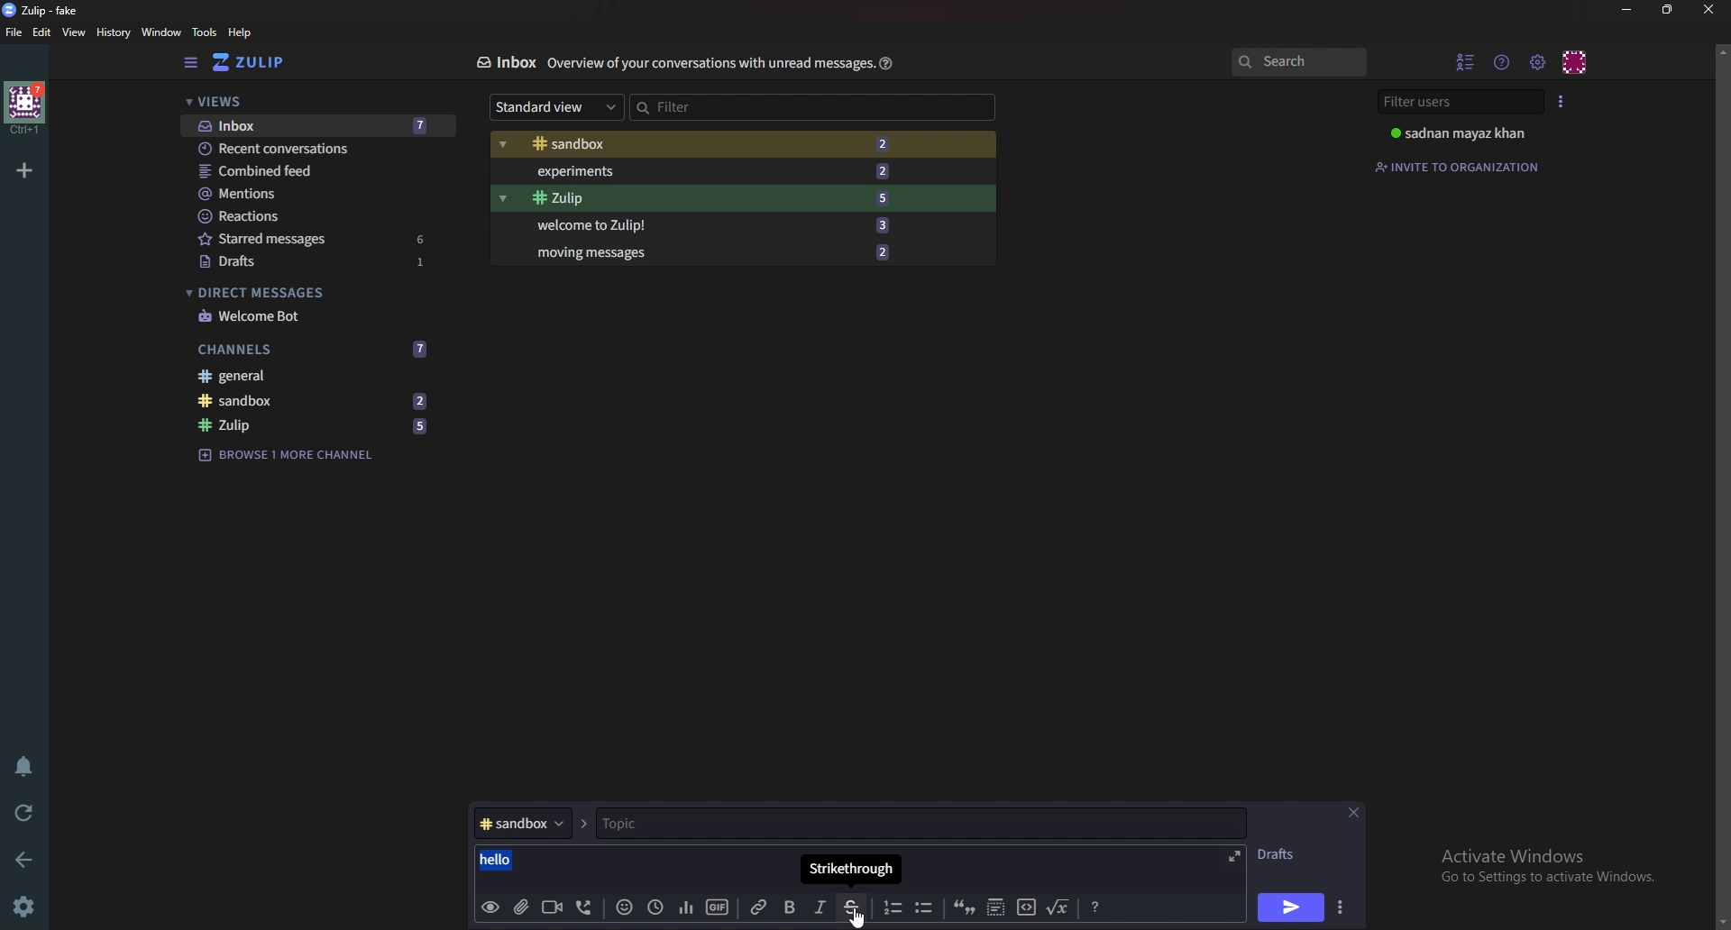 This screenshot has height=930, width=1731. I want to click on Direct messages, so click(308, 291).